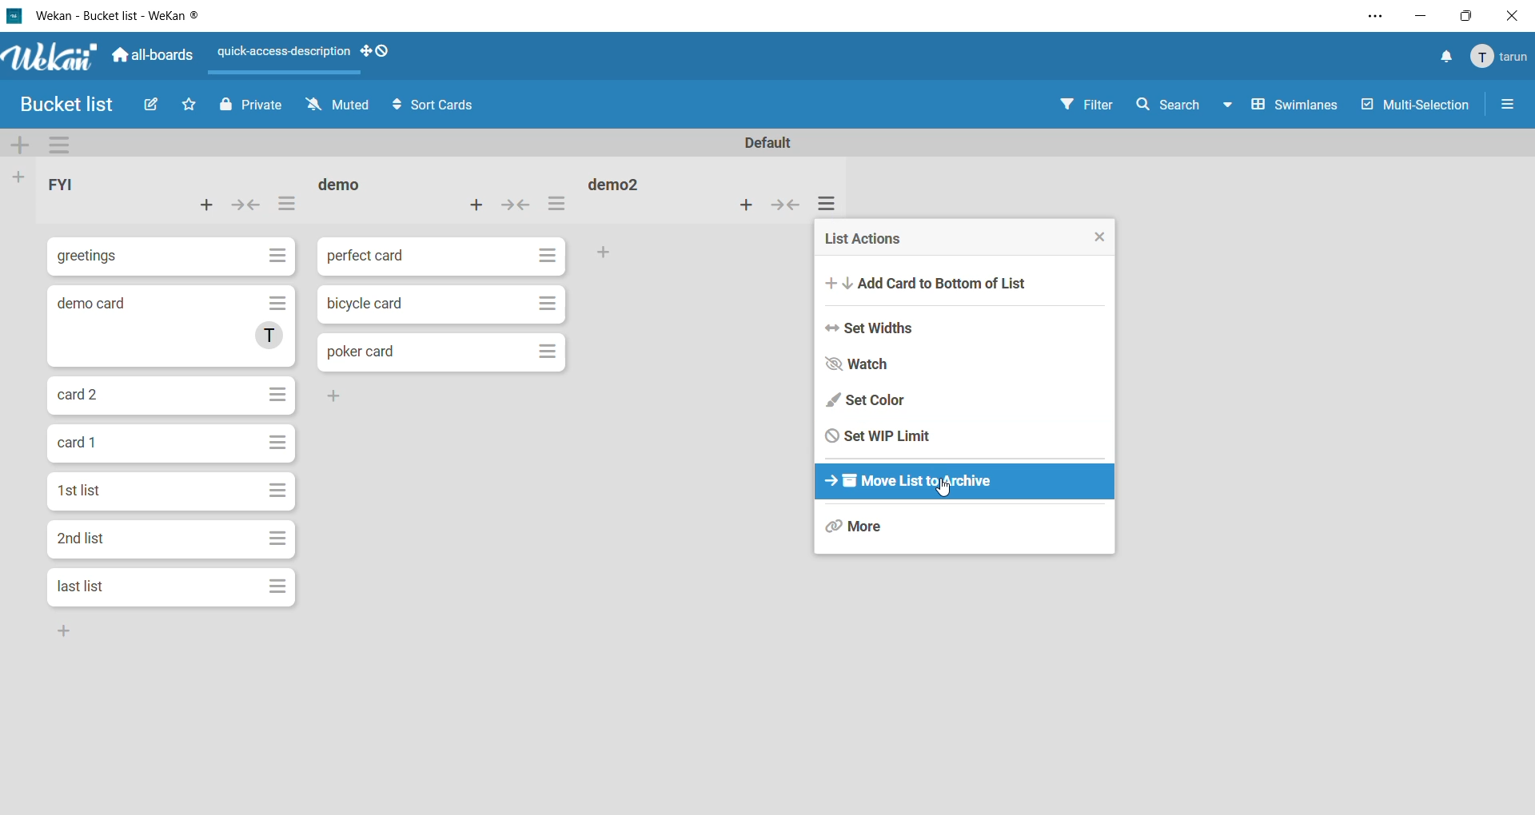  What do you see at coordinates (1420, 16) in the screenshot?
I see `minimize` at bounding box center [1420, 16].